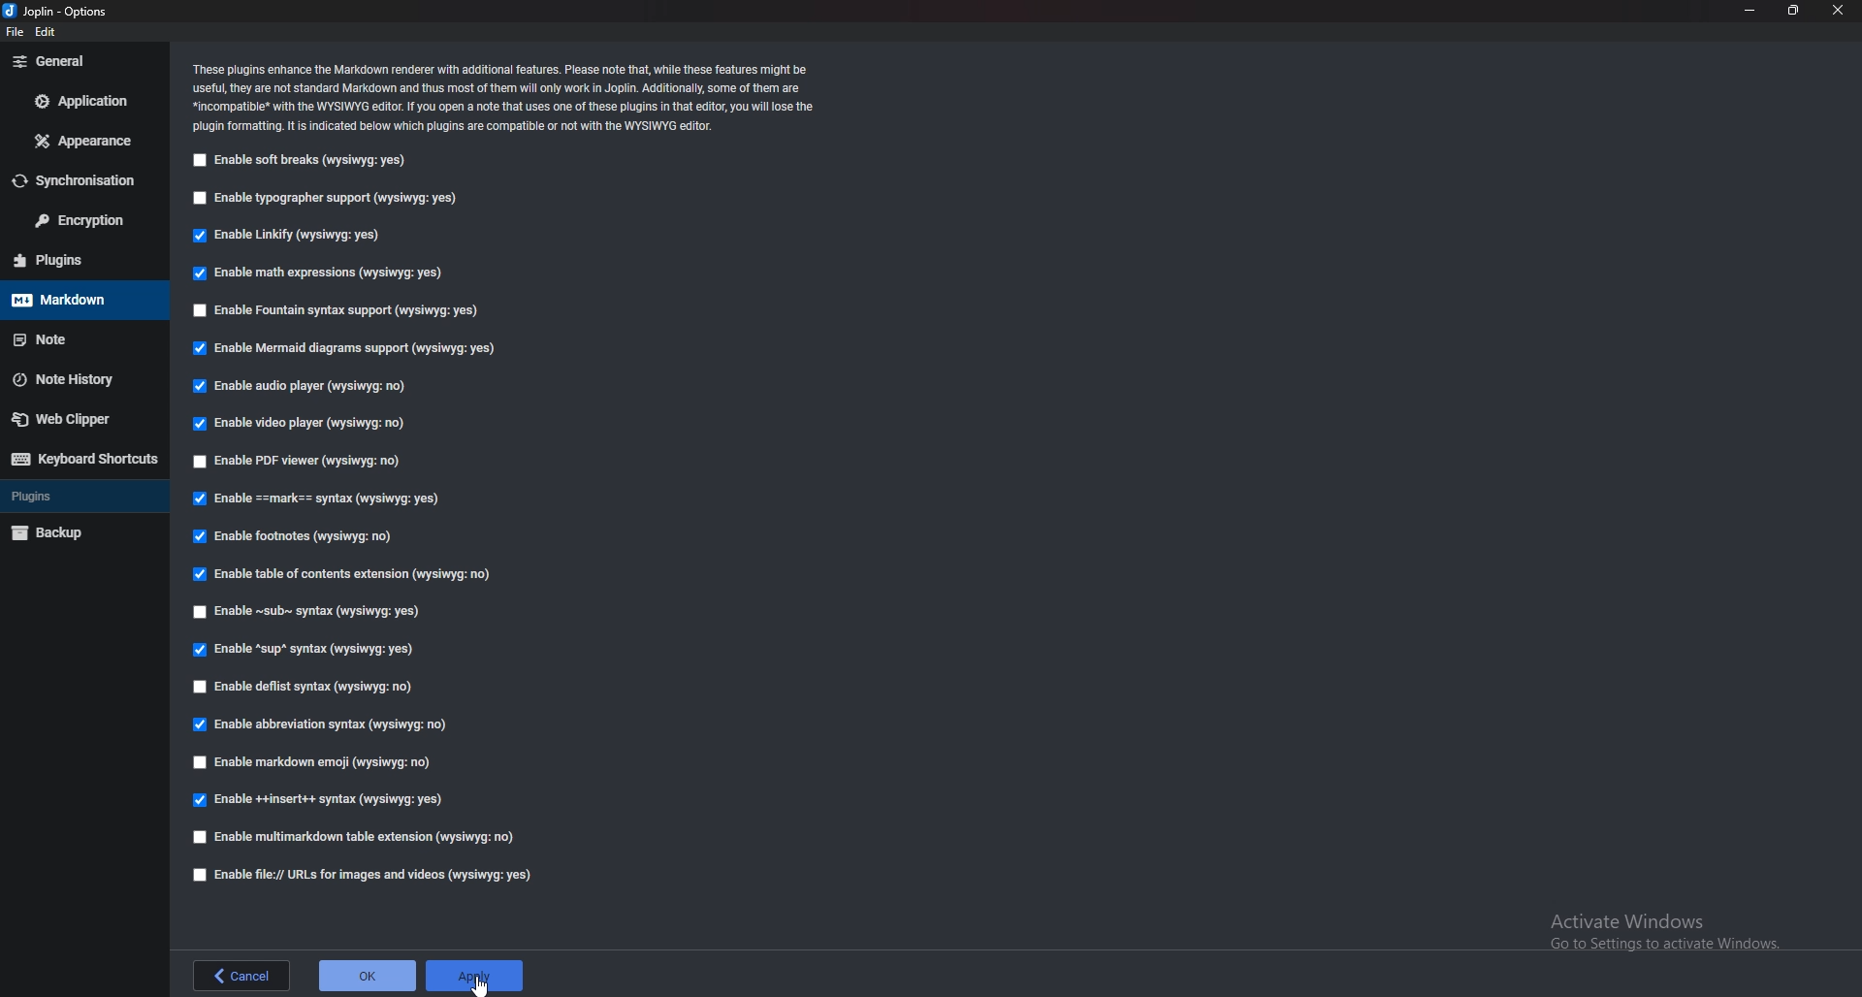 This screenshot has height=997, width=1862. Describe the element at coordinates (80, 301) in the screenshot. I see `markdown` at that location.